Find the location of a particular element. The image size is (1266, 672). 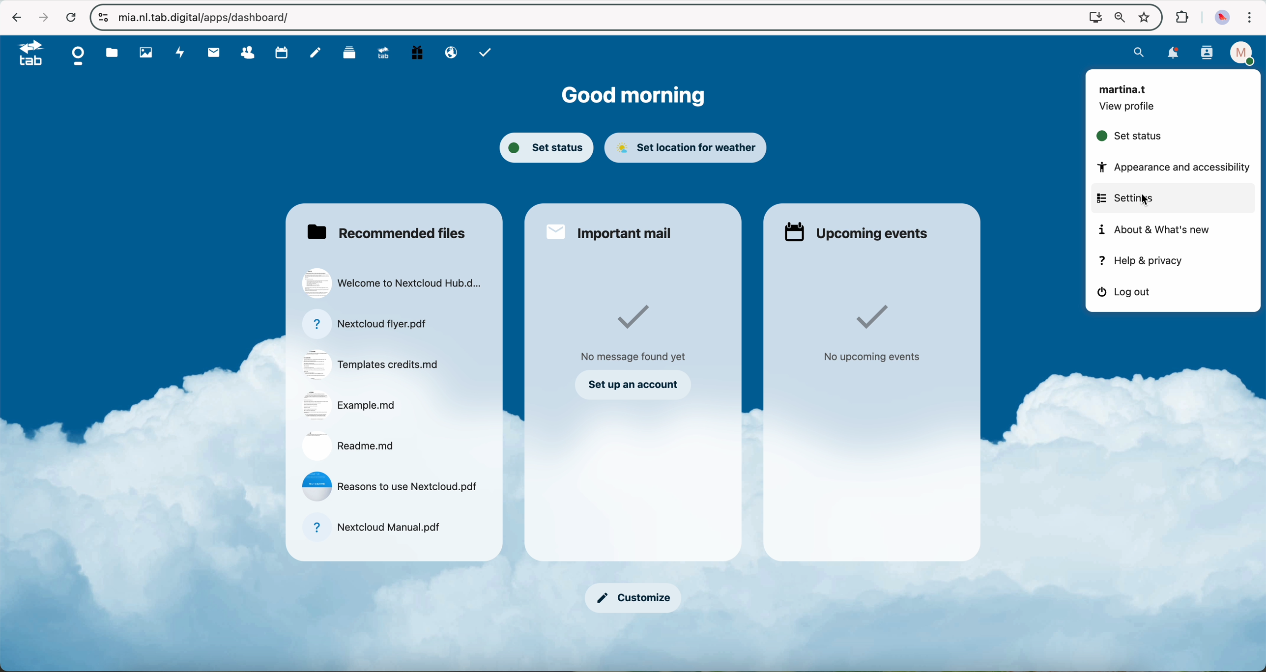

Install NExtcloud is located at coordinates (1093, 17).